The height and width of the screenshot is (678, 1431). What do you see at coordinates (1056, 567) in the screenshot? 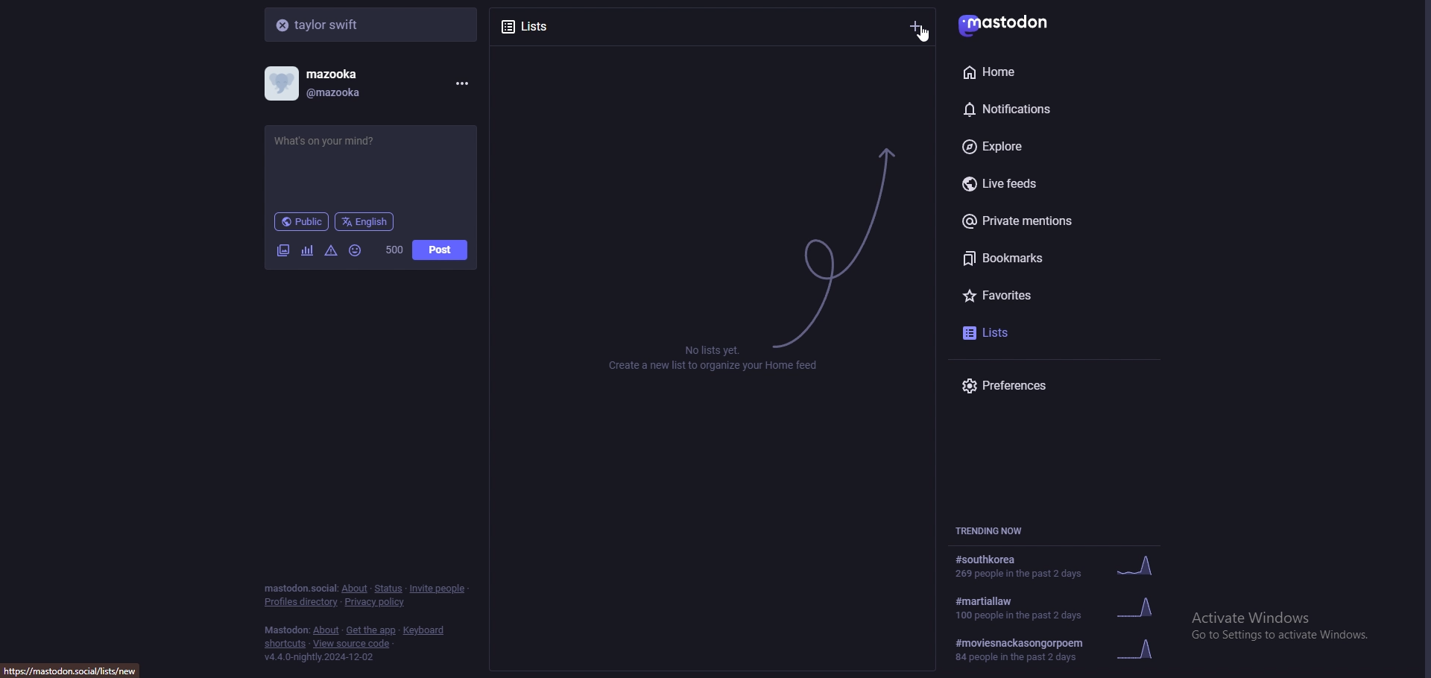
I see `trending` at bounding box center [1056, 567].